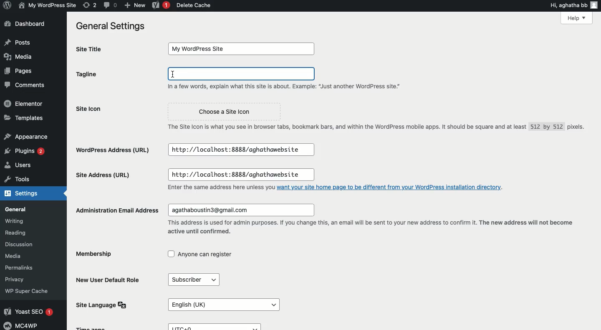 This screenshot has height=330, width=601. Describe the element at coordinates (110, 5) in the screenshot. I see `(0) Comment` at that location.